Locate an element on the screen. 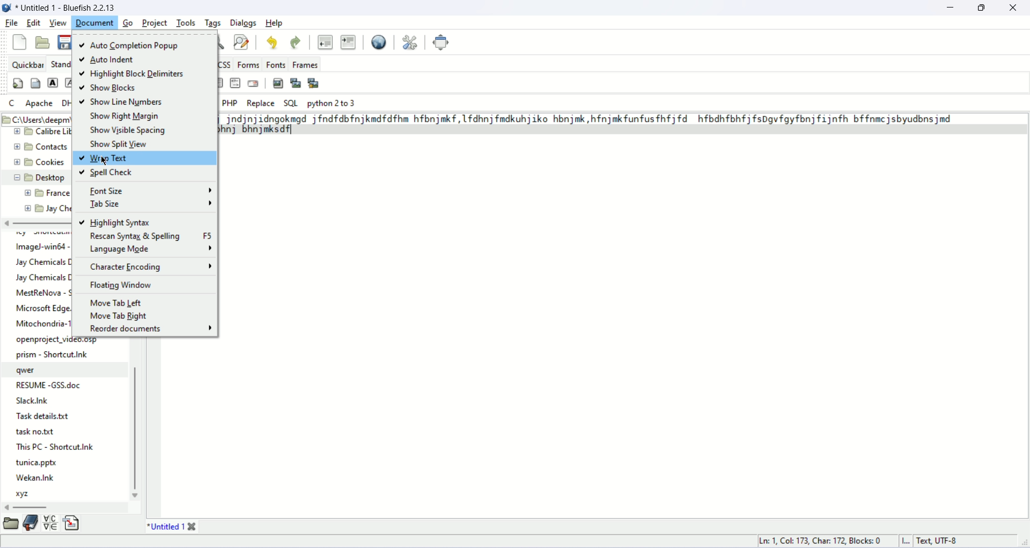  advance find and replace is located at coordinates (242, 42).